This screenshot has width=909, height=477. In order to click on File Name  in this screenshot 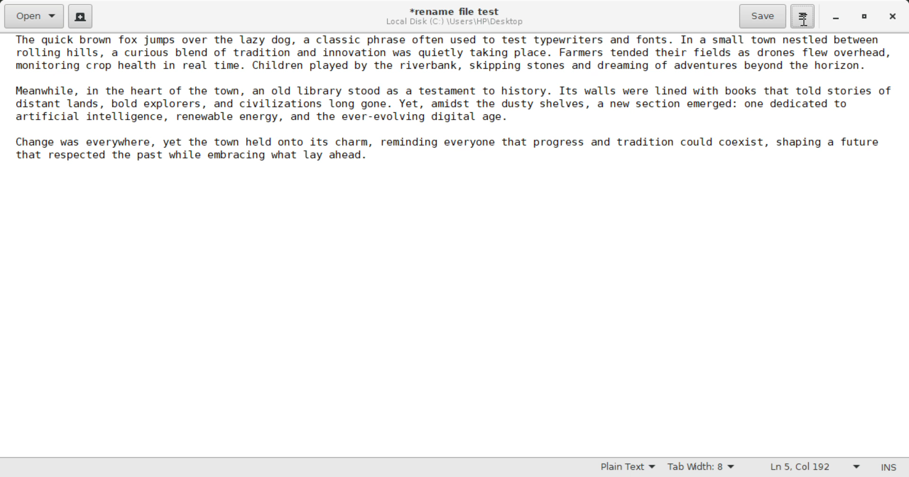, I will do `click(457, 10)`.